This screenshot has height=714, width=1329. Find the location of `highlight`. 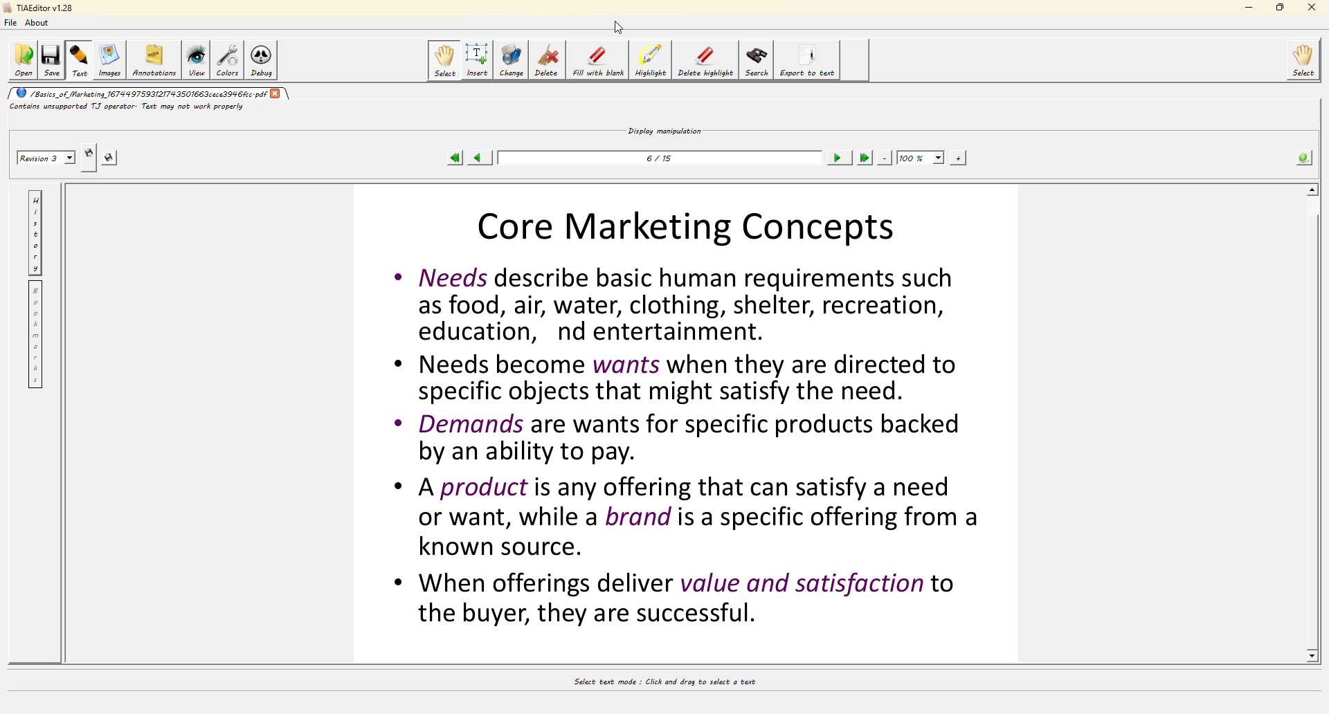

highlight is located at coordinates (651, 62).